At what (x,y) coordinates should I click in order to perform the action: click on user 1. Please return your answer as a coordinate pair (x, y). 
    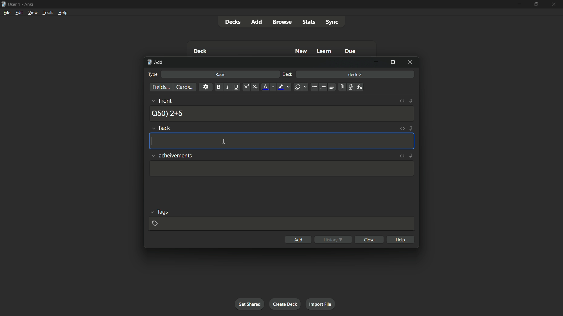
    Looking at the image, I should click on (15, 4).